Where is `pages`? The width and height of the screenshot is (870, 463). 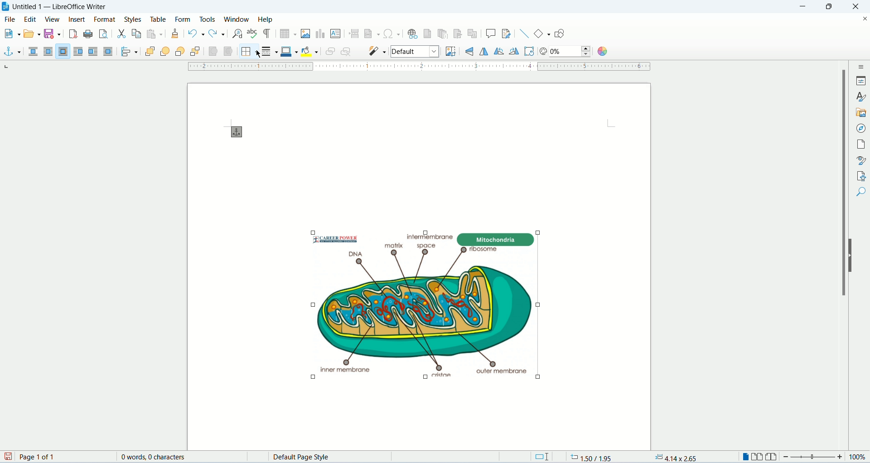
pages is located at coordinates (861, 145).